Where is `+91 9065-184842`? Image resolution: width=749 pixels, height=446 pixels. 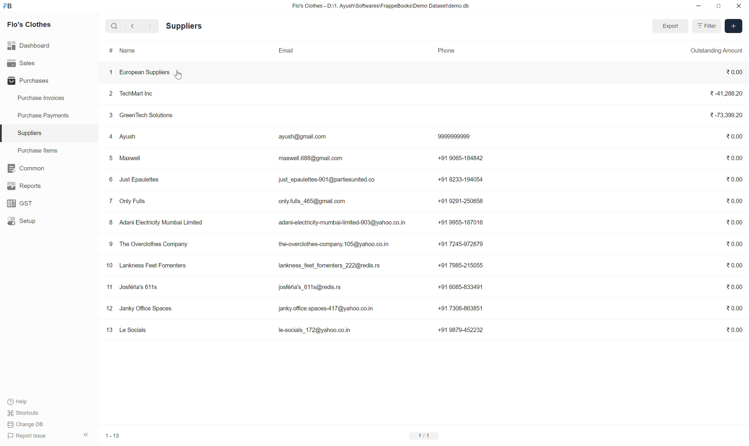
+91 9065-184842 is located at coordinates (464, 158).